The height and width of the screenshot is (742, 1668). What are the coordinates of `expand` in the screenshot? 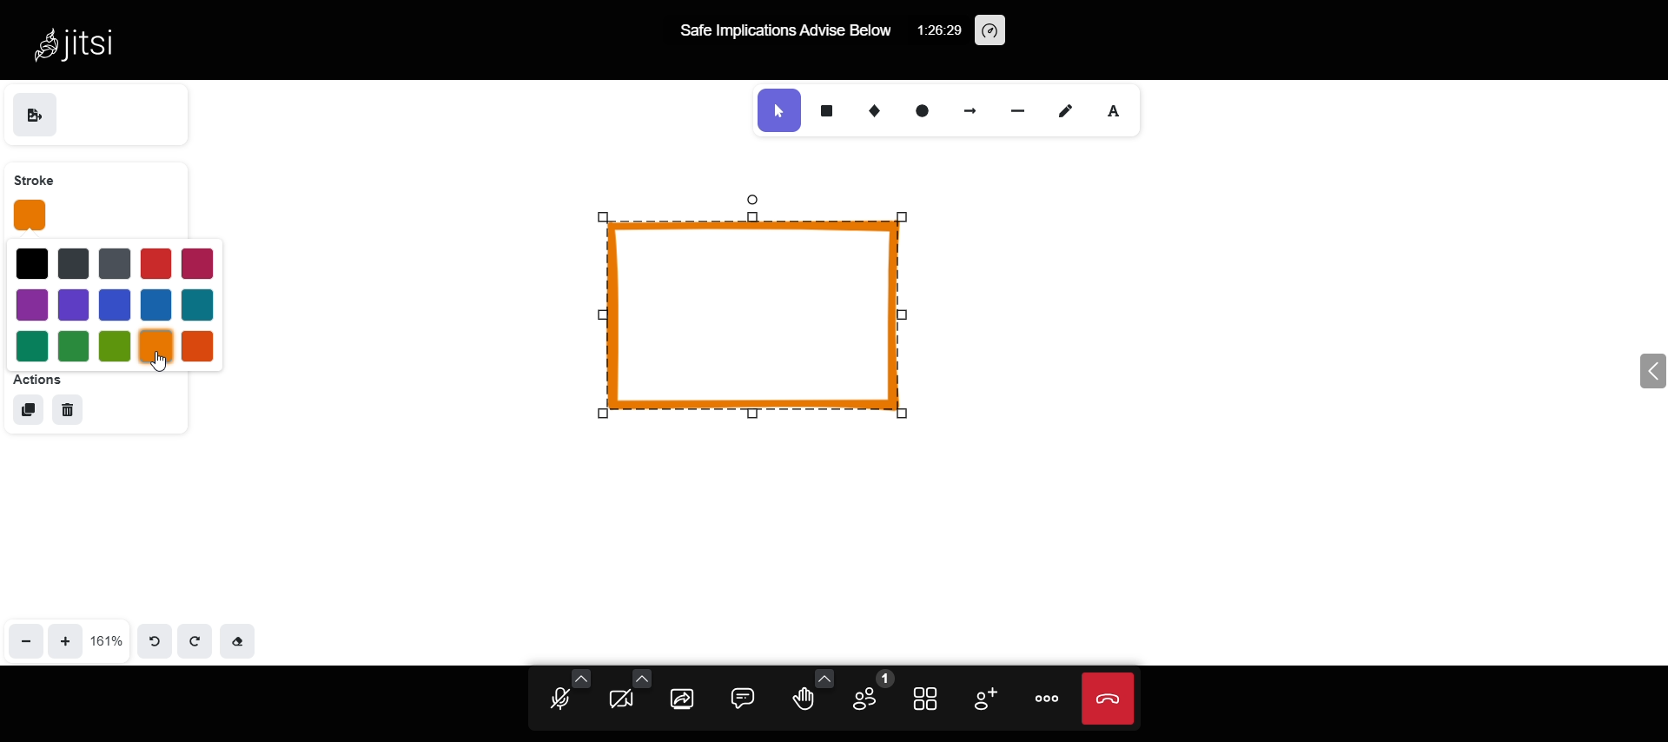 It's located at (1637, 370).